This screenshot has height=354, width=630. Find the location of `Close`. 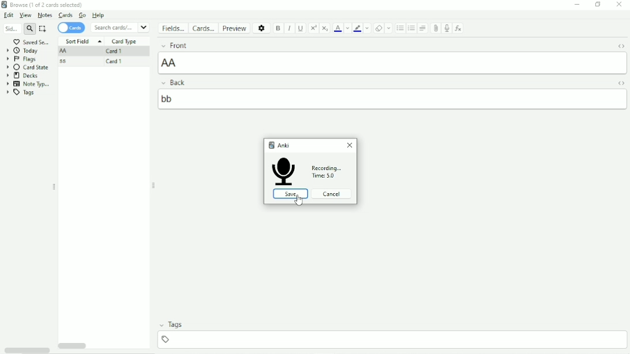

Close is located at coordinates (350, 147).